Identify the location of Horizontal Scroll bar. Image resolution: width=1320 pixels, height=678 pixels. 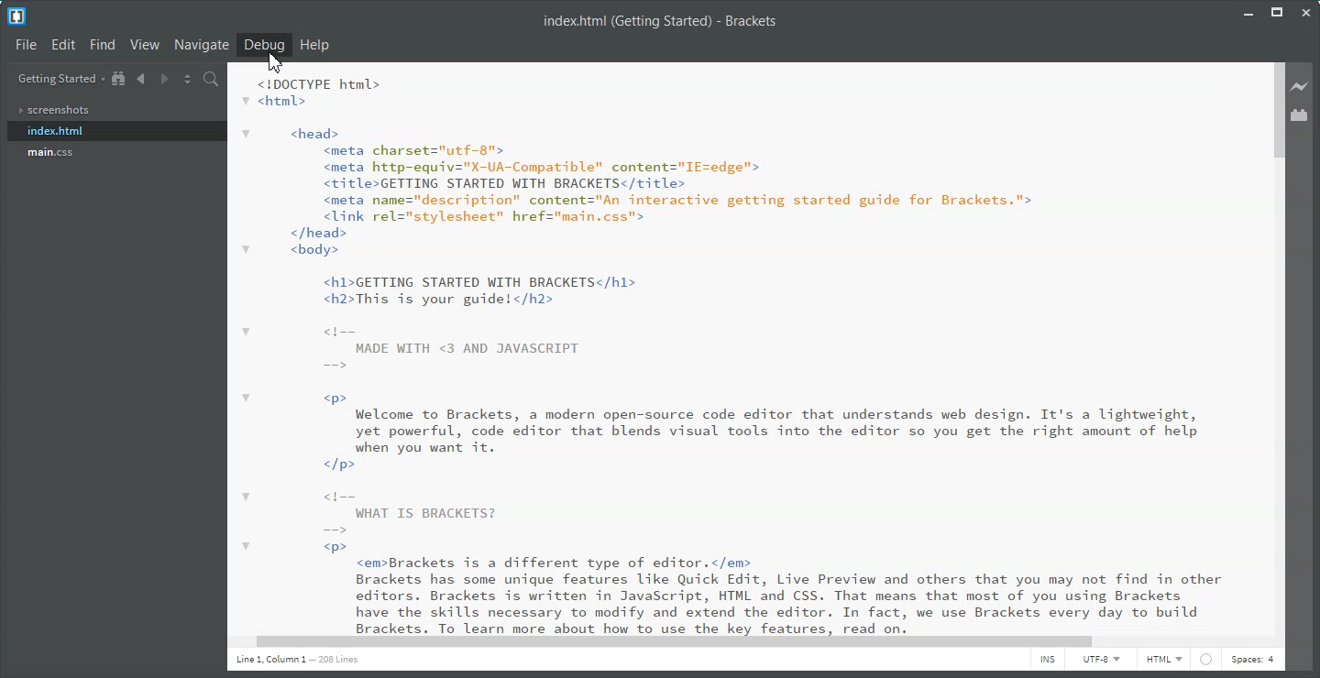
(746, 642).